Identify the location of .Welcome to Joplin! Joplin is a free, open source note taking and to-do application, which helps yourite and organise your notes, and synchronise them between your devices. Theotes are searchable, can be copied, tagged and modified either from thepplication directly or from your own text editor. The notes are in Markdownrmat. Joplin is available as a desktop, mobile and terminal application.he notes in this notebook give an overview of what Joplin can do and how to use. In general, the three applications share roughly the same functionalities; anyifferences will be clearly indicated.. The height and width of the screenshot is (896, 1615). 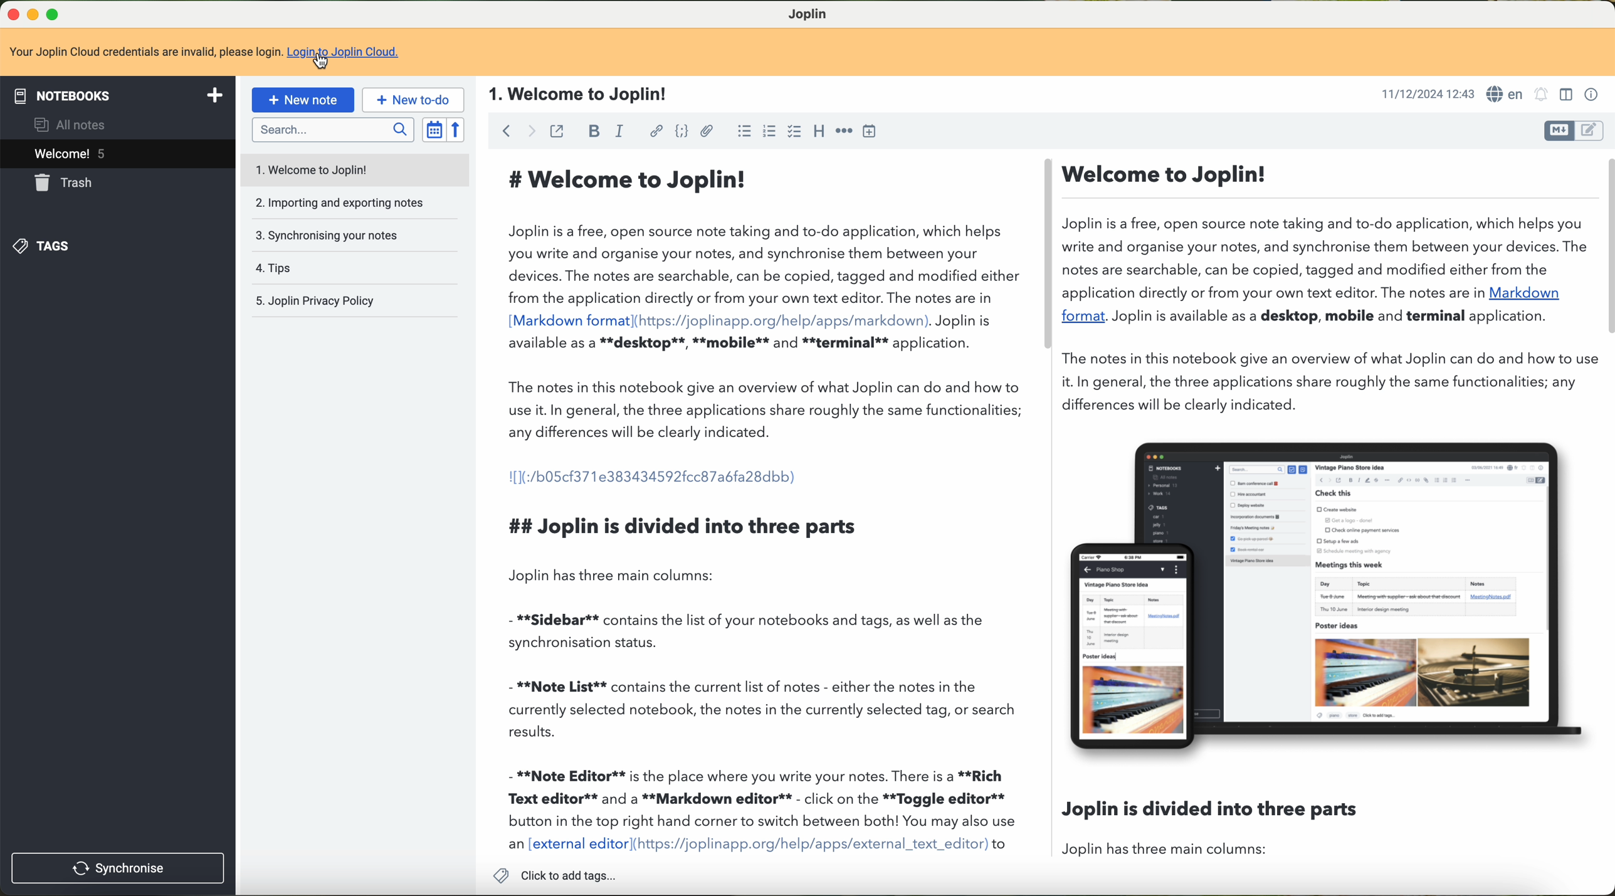
(1327, 285).